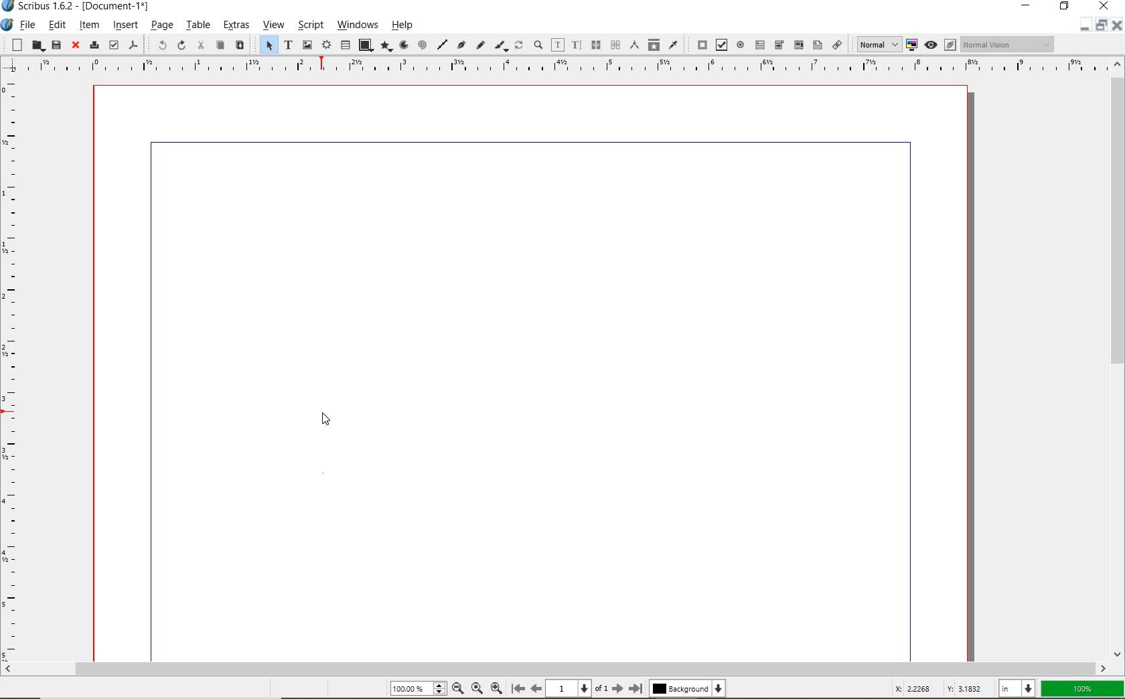 This screenshot has height=699, width=1125. What do you see at coordinates (779, 45) in the screenshot?
I see `pdf combo box` at bounding box center [779, 45].